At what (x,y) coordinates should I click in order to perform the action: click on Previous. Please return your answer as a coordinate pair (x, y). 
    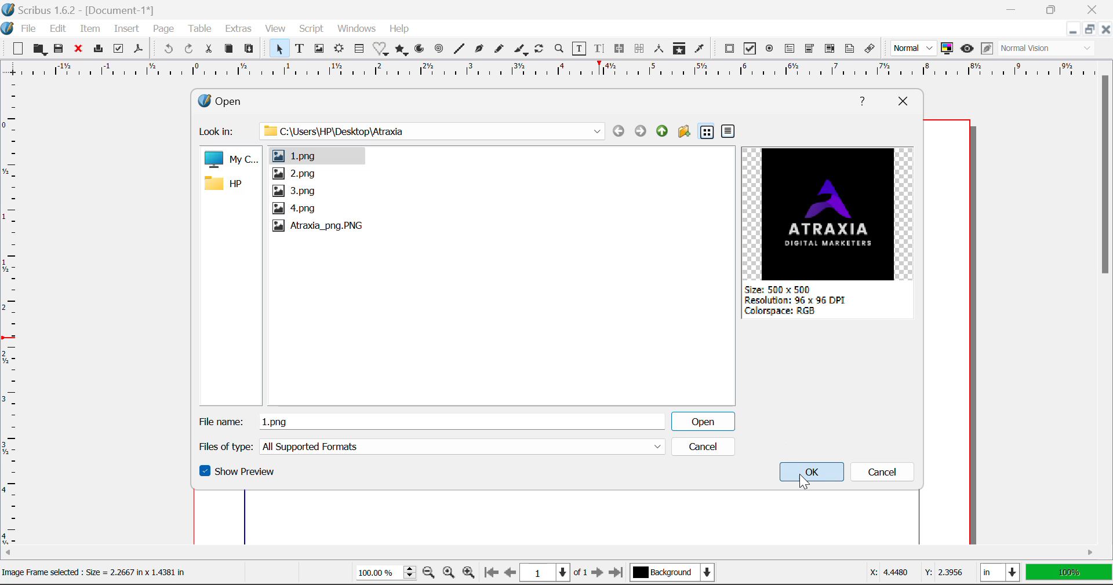
    Looking at the image, I should click on (511, 573).